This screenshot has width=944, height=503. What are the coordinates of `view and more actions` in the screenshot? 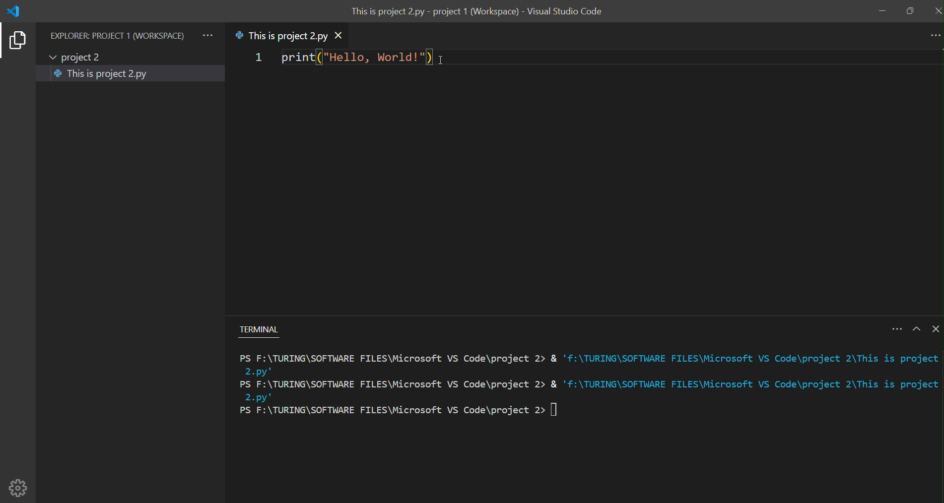 It's located at (893, 328).